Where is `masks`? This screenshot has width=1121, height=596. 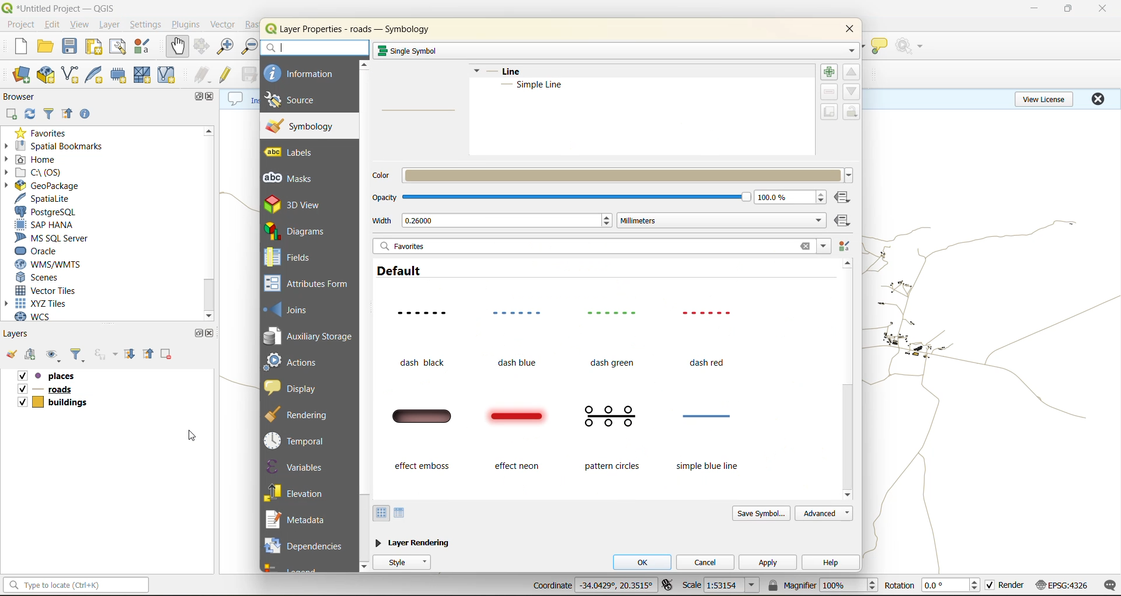 masks is located at coordinates (290, 178).